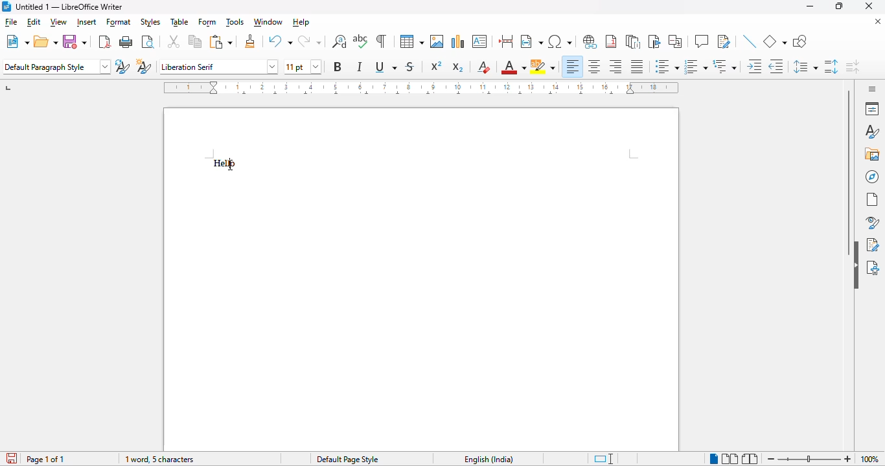 The width and height of the screenshot is (885, 466). I want to click on hide, so click(856, 265).